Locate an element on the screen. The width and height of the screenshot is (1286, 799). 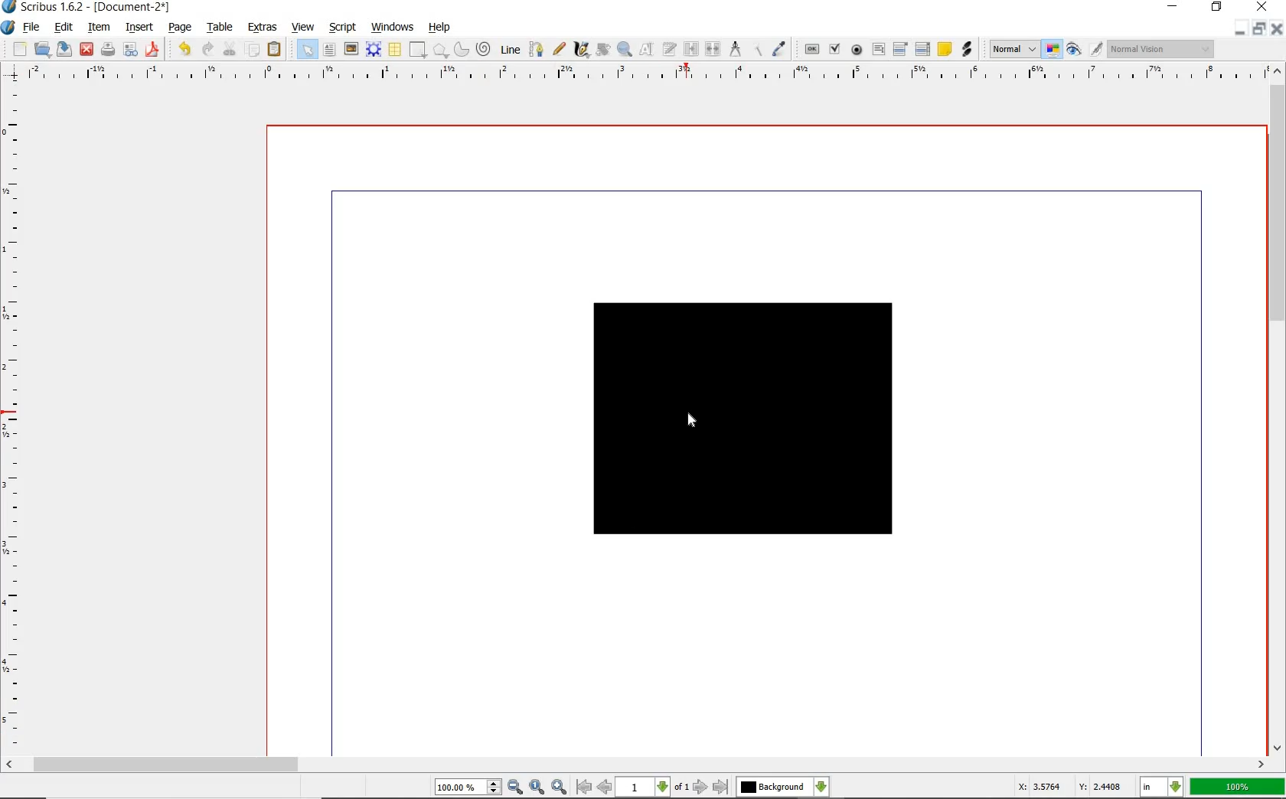
link annotation is located at coordinates (967, 50).